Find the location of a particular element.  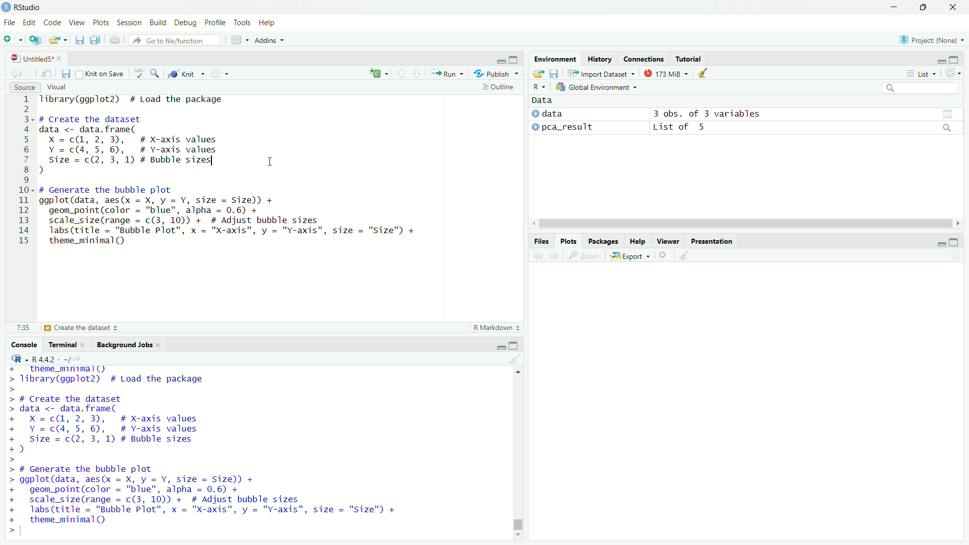

Tibrary(ggplot2) # Load the package

# Create the dataset

data <- data. frame(
X =c@, 2, 3), # X-axis values
Y =c(4,5, 6), # Y-axis values
Size = c(2, 3, 1) # Bubble sizes 1

)

# Generate the bubble plot

ggplot(data, aes(x = X, y = Y, size = Size)) +
geom_point(color = "blue", alpha = 0.6) +
scale_size(range = c(3, 10)) + # Adjust bubble sizes
labs (title = "Bubble Plot", x = "X-axis", y = "Y-axis", size = "Size") +
theme_minimal() is located at coordinates (244, 174).